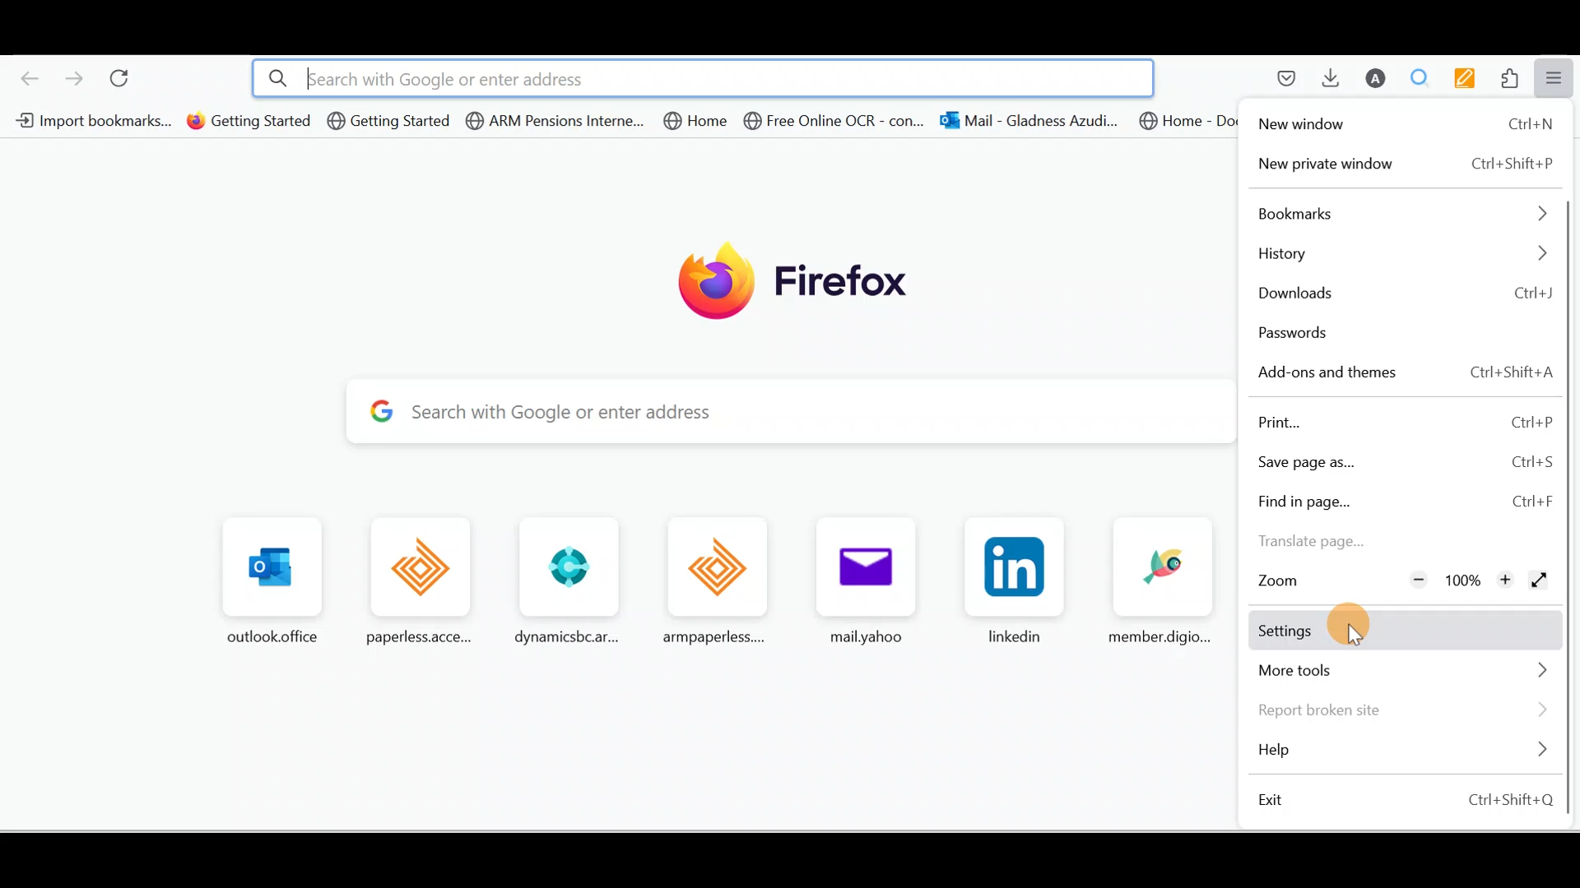 The height and width of the screenshot is (888, 1580). What do you see at coordinates (91, 120) in the screenshot?
I see `Bookmark 1` at bounding box center [91, 120].